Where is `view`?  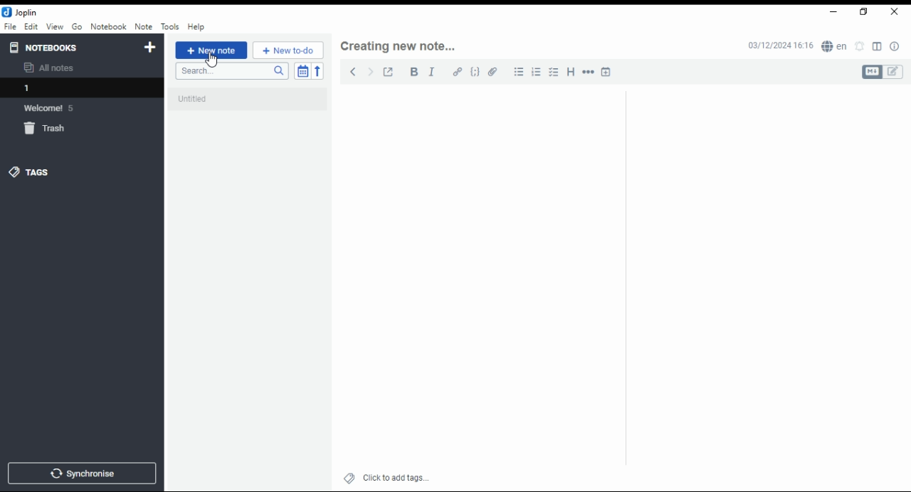
view is located at coordinates (55, 27).